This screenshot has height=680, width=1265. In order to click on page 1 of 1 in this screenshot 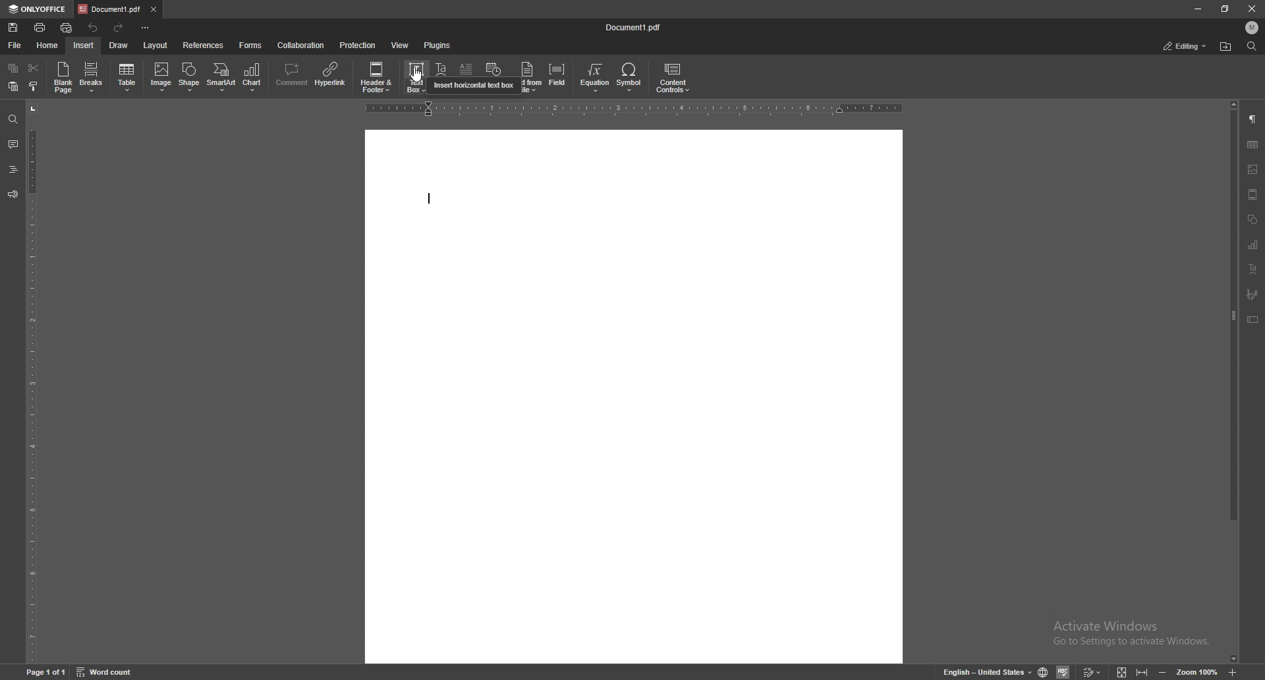, I will do `click(47, 673)`.